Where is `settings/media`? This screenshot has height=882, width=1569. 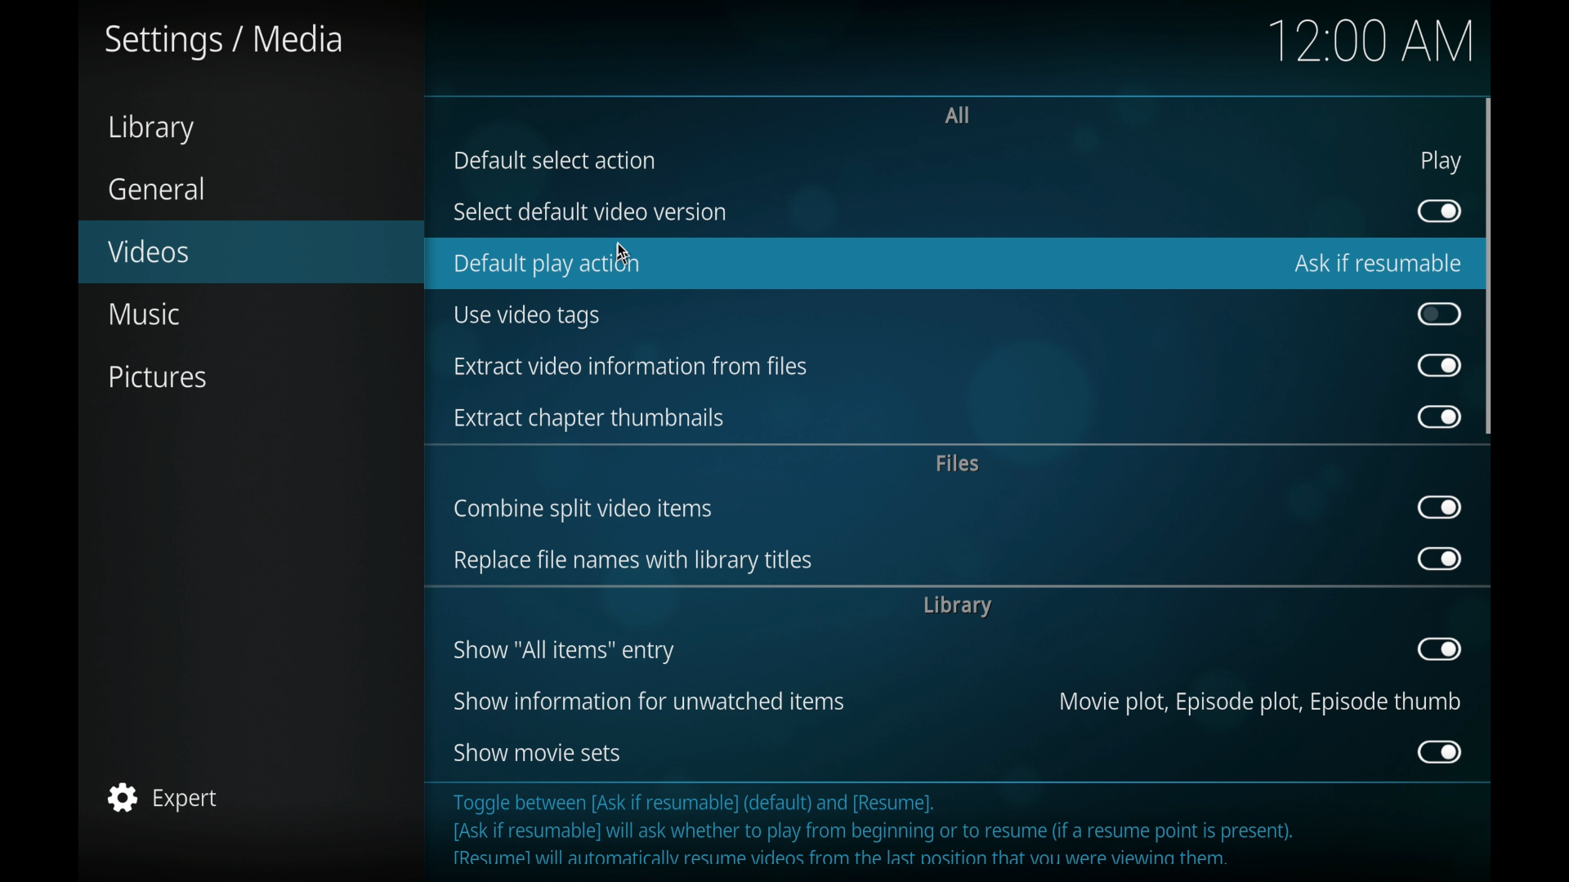
settings/media is located at coordinates (222, 41).